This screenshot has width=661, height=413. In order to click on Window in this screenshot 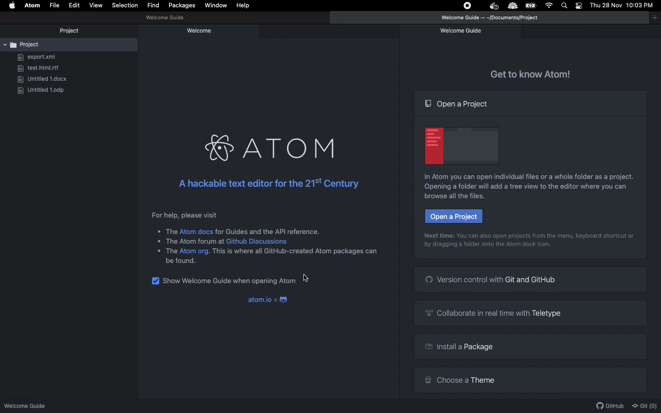, I will do `click(216, 6)`.